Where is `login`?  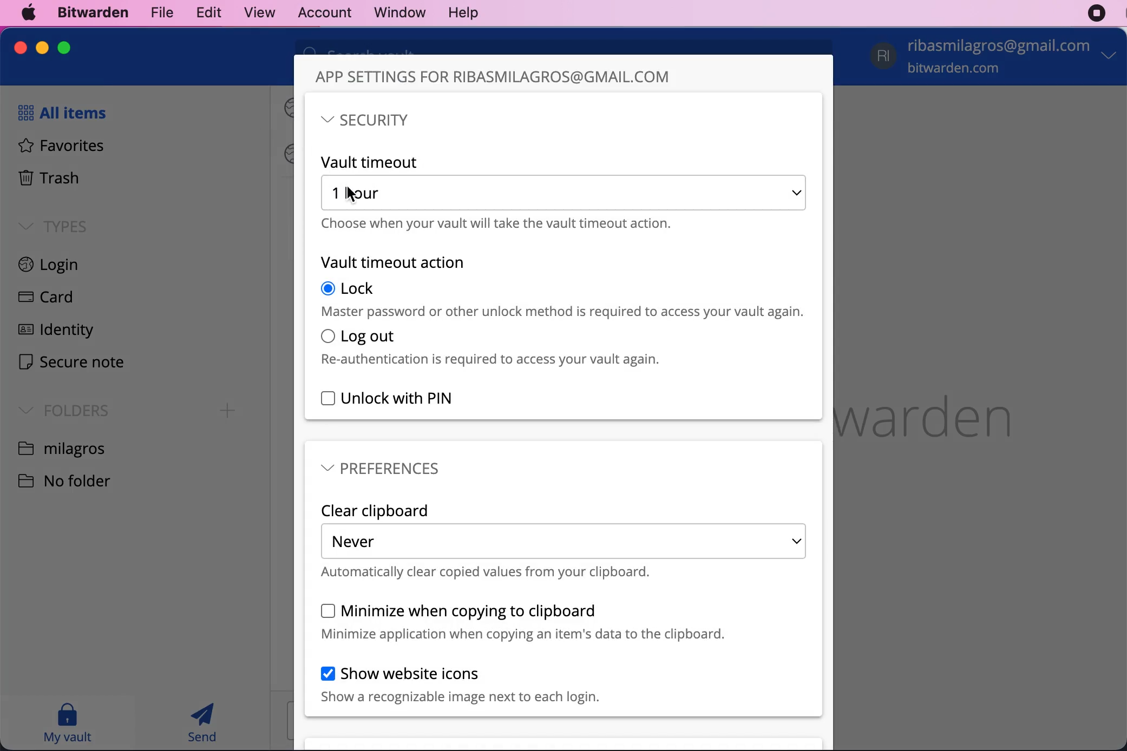 login is located at coordinates (62, 266).